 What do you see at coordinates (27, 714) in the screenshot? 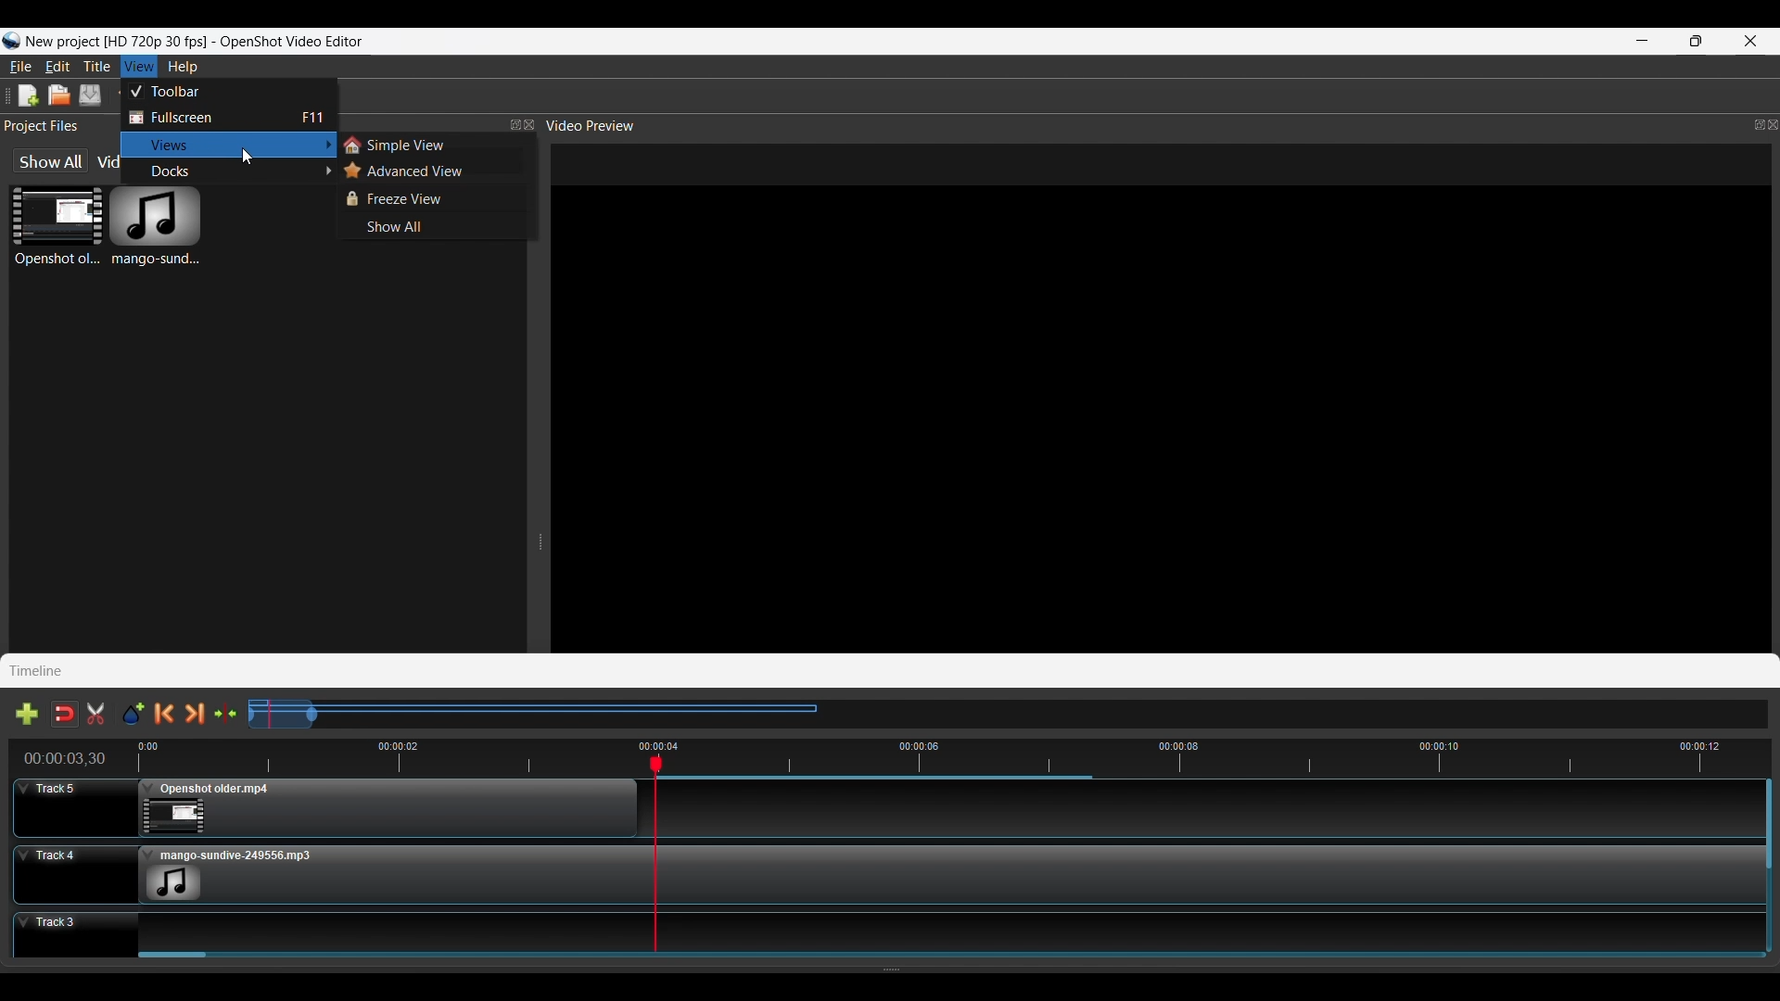
I see `Add Track` at bounding box center [27, 714].